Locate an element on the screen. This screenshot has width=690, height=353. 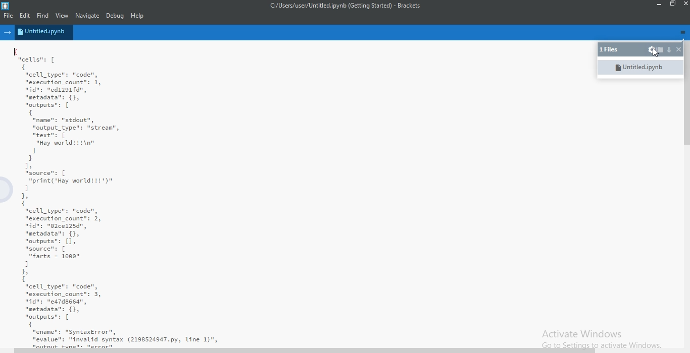
menu is located at coordinates (681, 31).